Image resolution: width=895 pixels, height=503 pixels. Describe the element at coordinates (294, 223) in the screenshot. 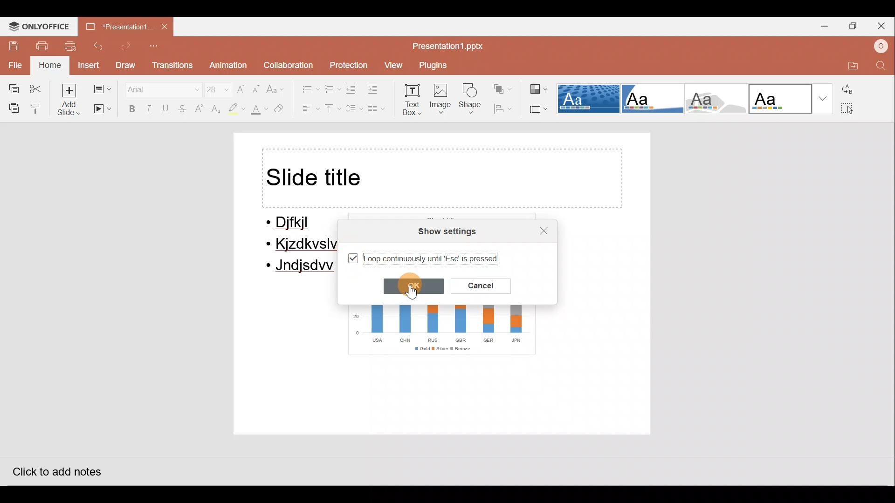

I see `Djfkjl` at that location.